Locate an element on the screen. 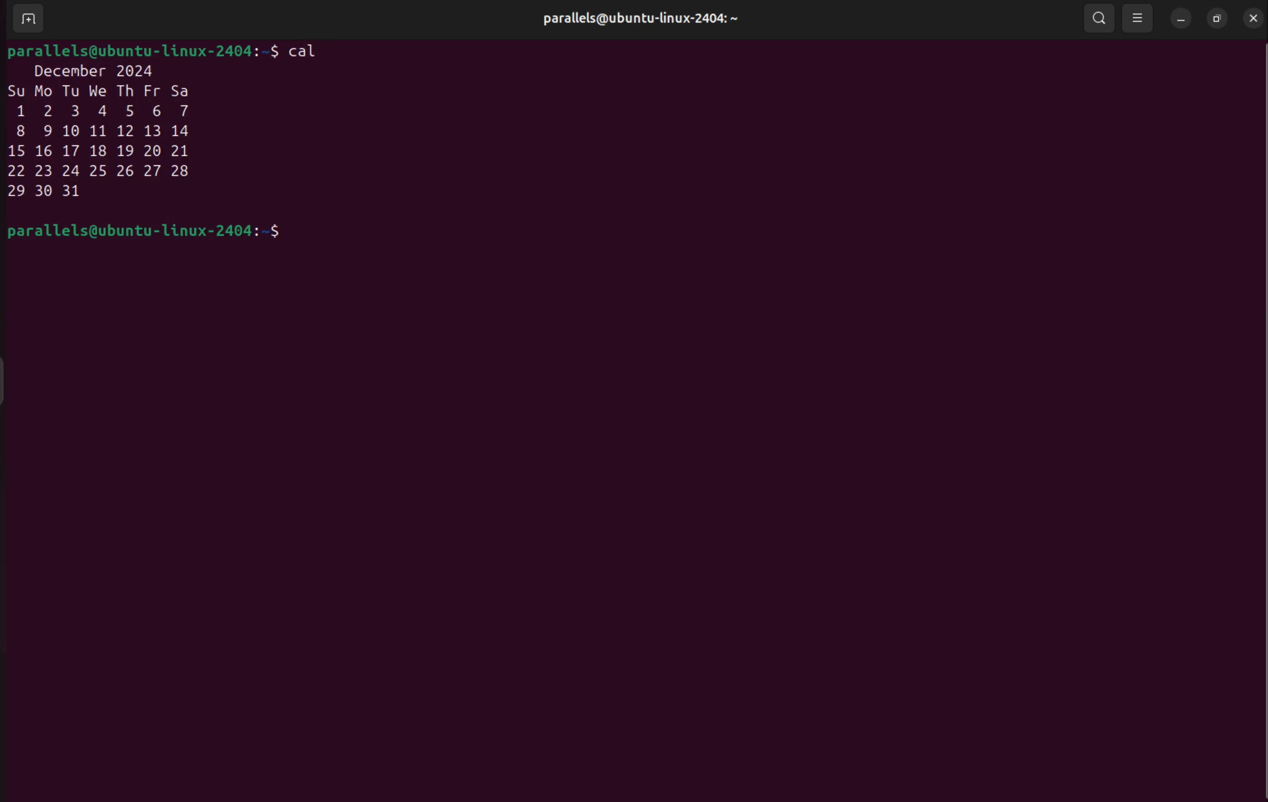  Scrollbar is located at coordinates (1258, 413).